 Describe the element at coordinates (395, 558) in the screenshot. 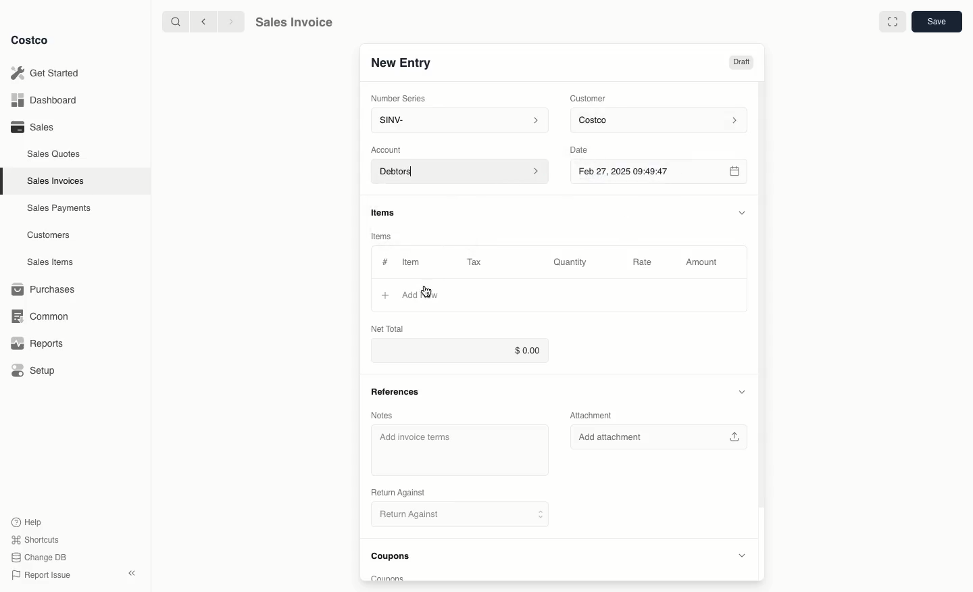

I see `Coupons` at that location.